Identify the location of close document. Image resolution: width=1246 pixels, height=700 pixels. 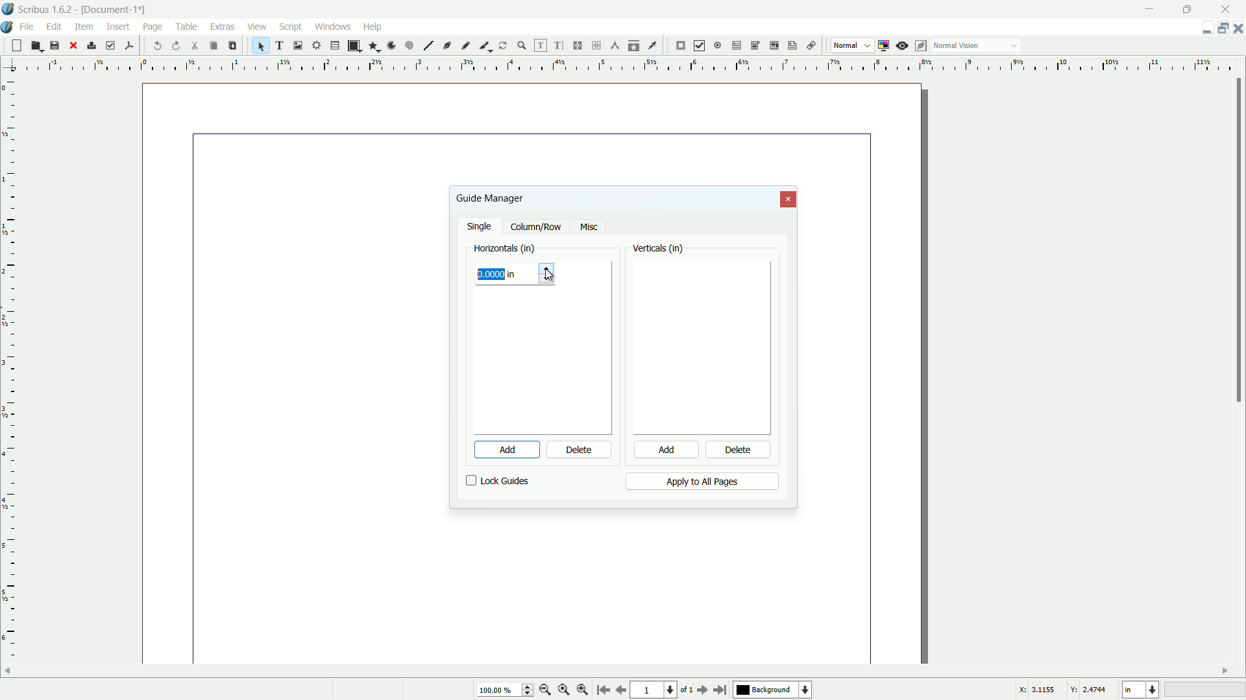
(1238, 29).